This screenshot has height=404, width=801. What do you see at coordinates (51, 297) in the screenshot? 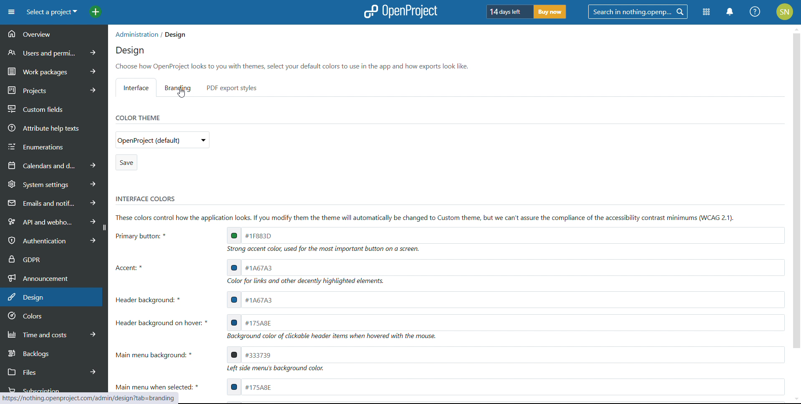
I see `design selected` at bounding box center [51, 297].